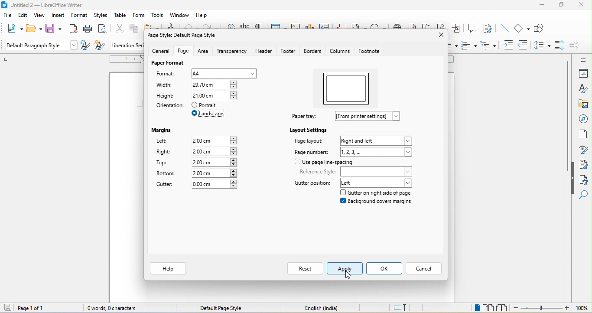 Image resolution: width=592 pixels, height=313 pixels. Describe the element at coordinates (167, 86) in the screenshot. I see `width` at that location.